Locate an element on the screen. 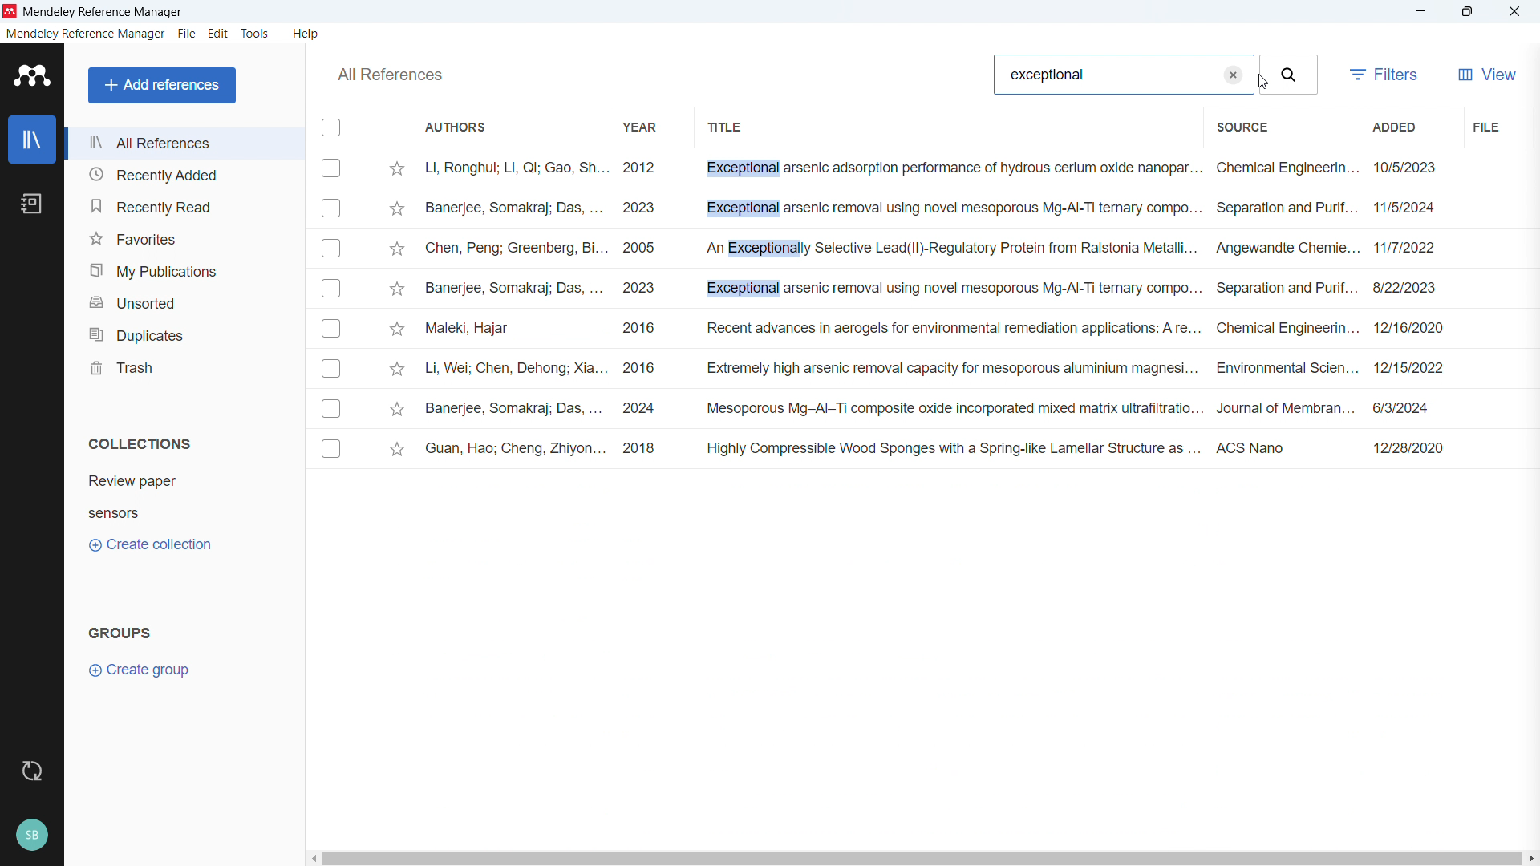 The height and width of the screenshot is (866, 1540). Recently added  is located at coordinates (184, 174).